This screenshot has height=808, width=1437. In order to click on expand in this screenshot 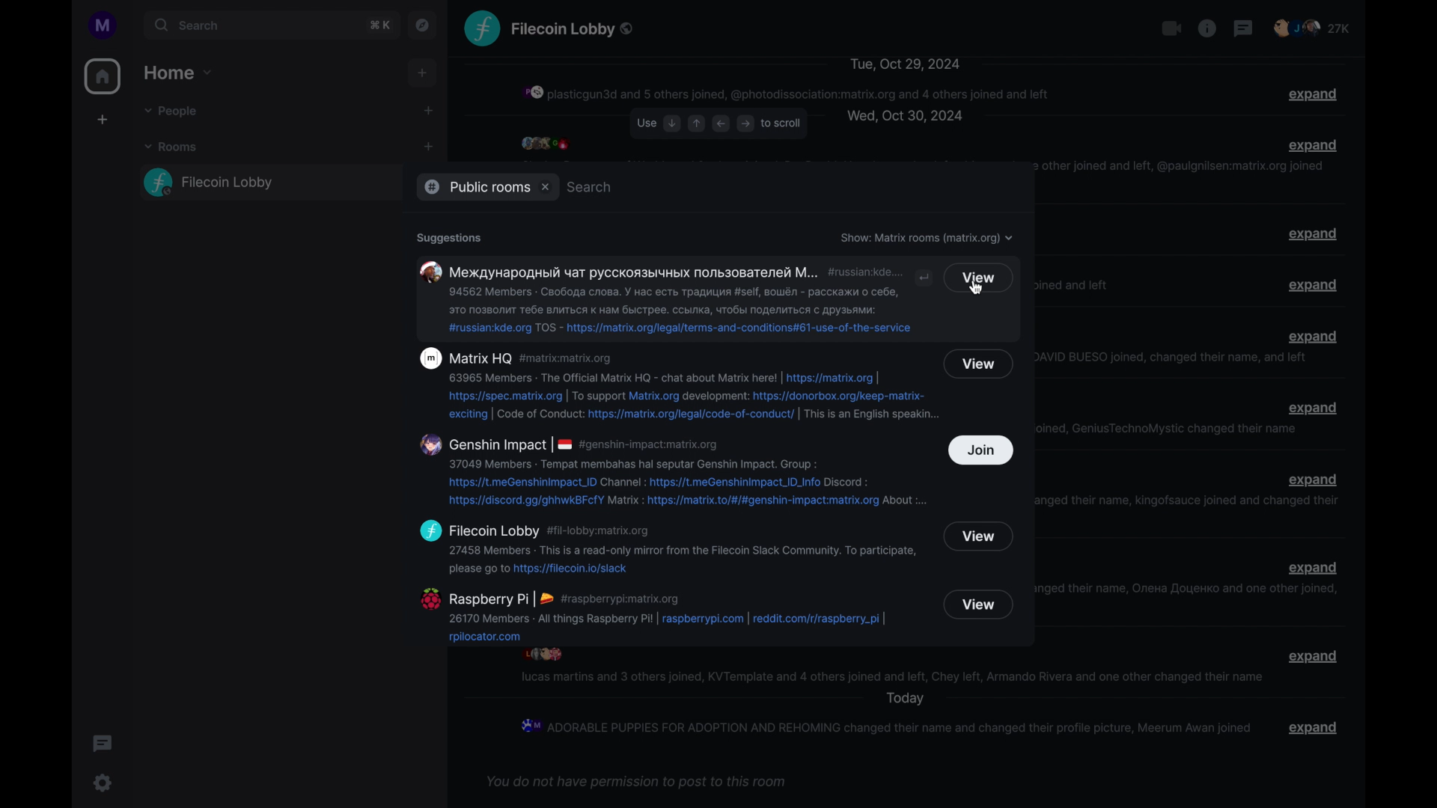, I will do `click(1314, 657)`.